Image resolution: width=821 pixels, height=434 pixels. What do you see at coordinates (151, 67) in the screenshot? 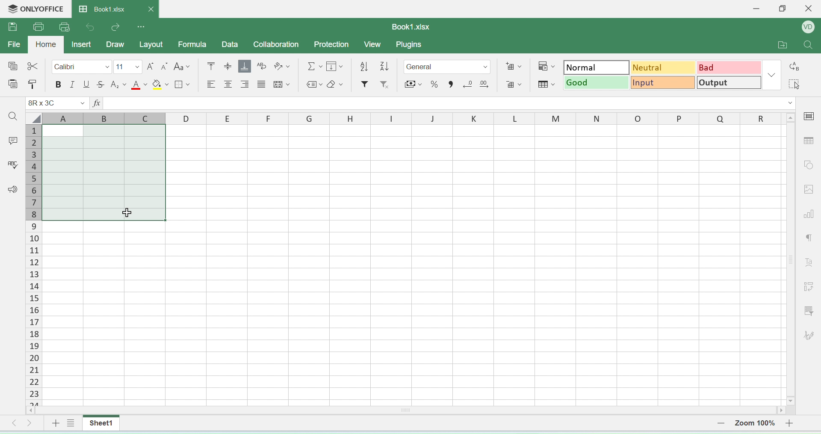
I see `increase font` at bounding box center [151, 67].